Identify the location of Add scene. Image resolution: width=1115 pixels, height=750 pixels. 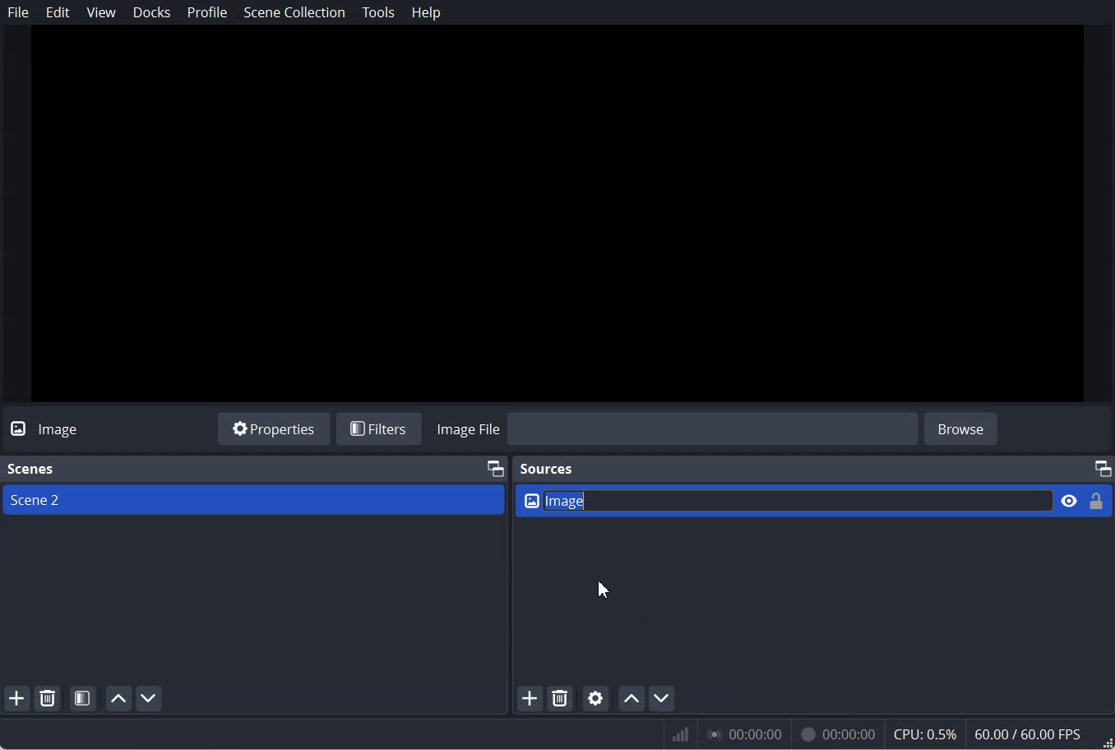
(16, 697).